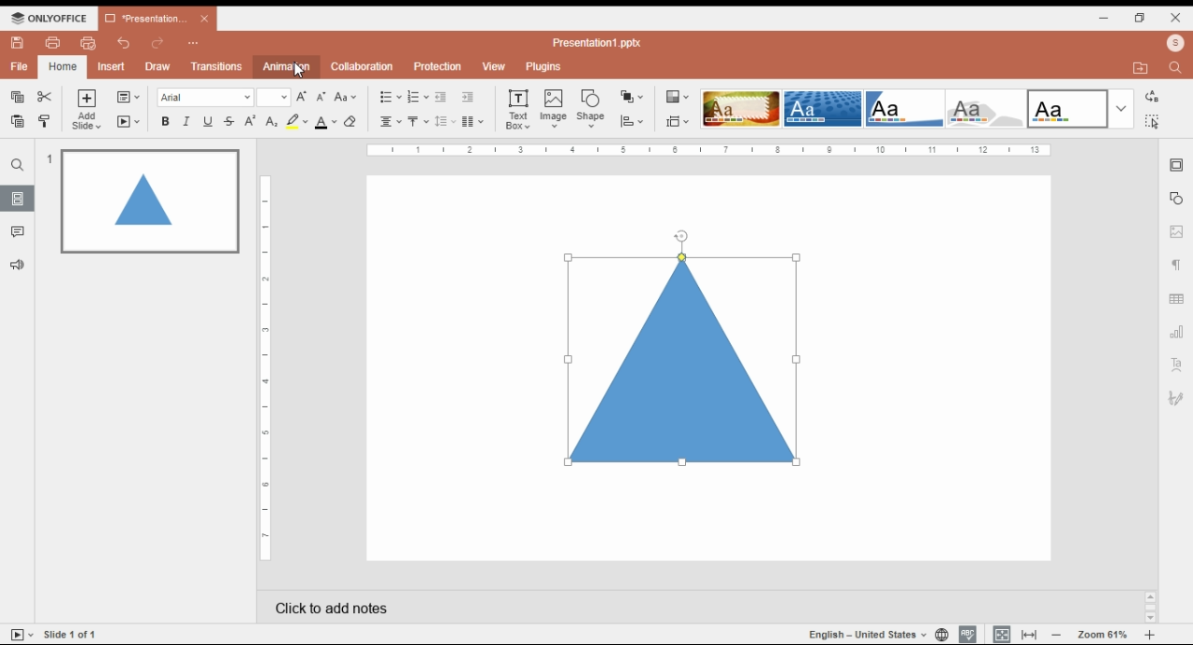 The image size is (1193, 645). Describe the element at coordinates (73, 634) in the screenshot. I see `slide ` at that location.